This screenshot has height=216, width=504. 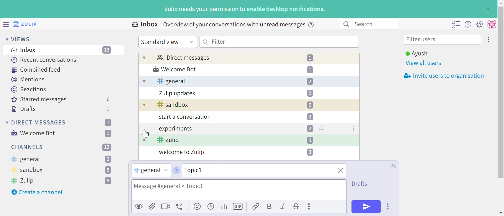 I want to click on Invite users to organisation, so click(x=489, y=39).